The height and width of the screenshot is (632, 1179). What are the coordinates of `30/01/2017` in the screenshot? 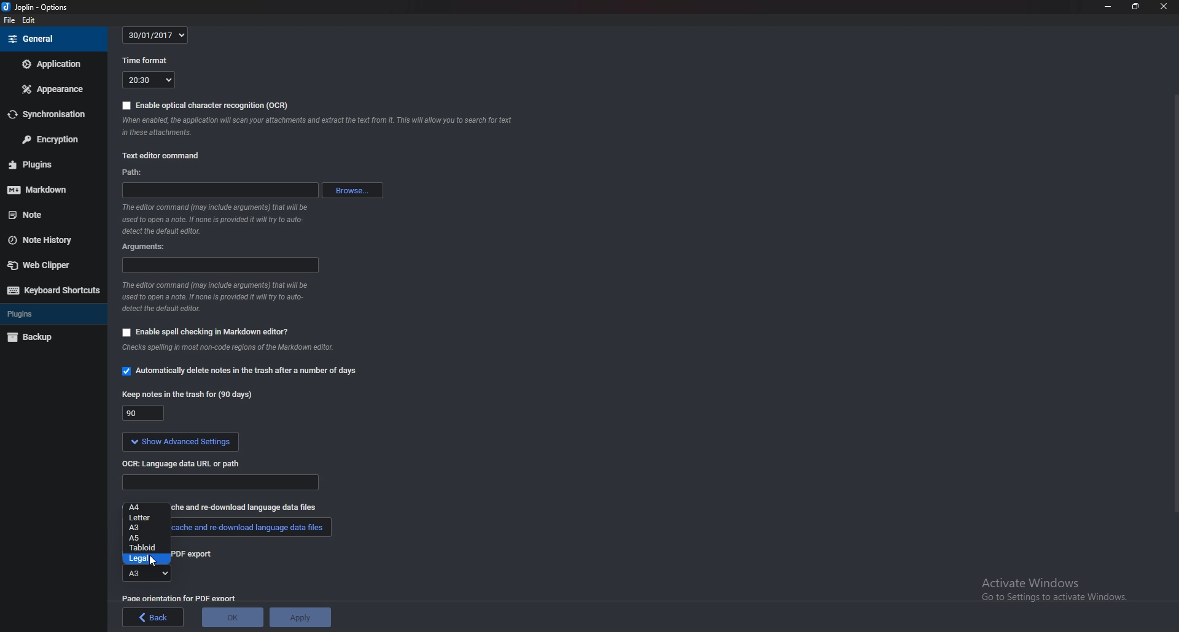 It's located at (157, 34).